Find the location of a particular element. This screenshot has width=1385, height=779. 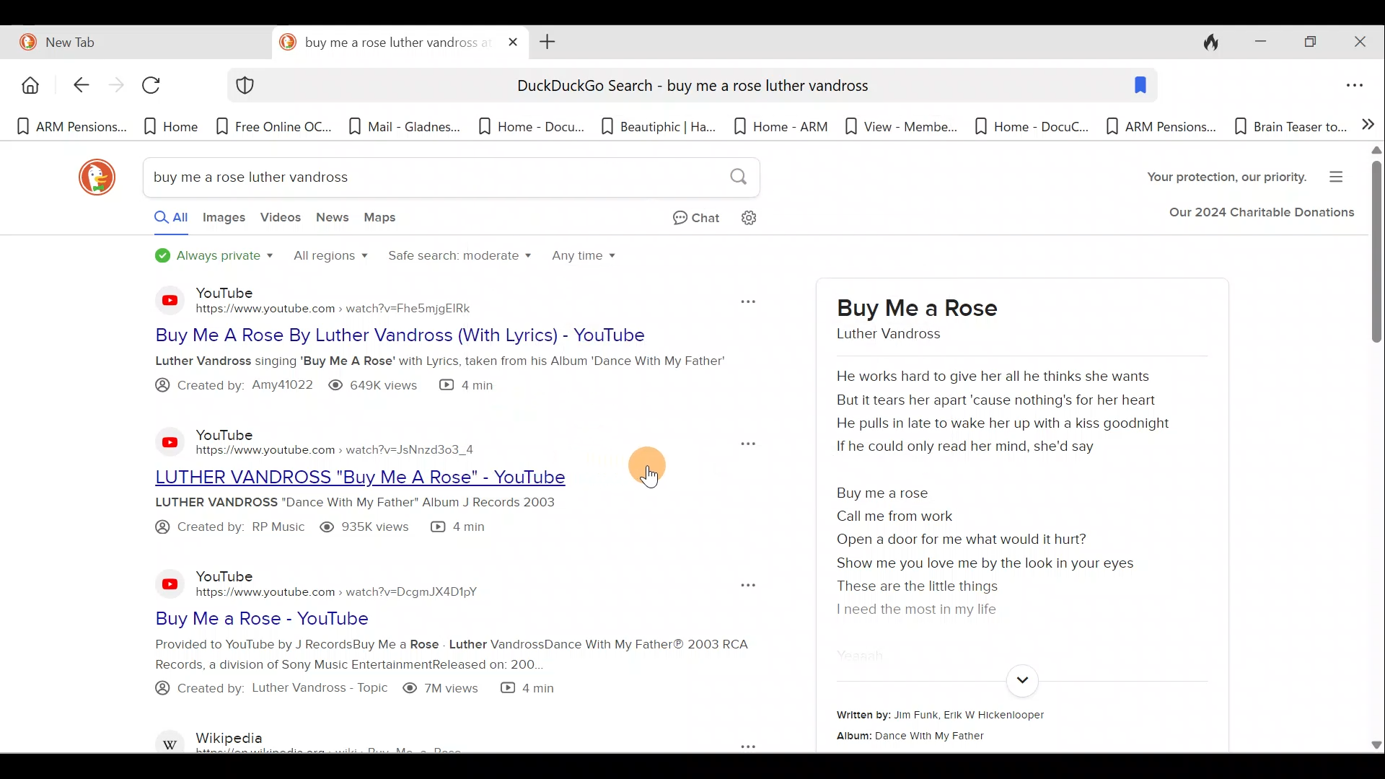

All is located at coordinates (157, 221).